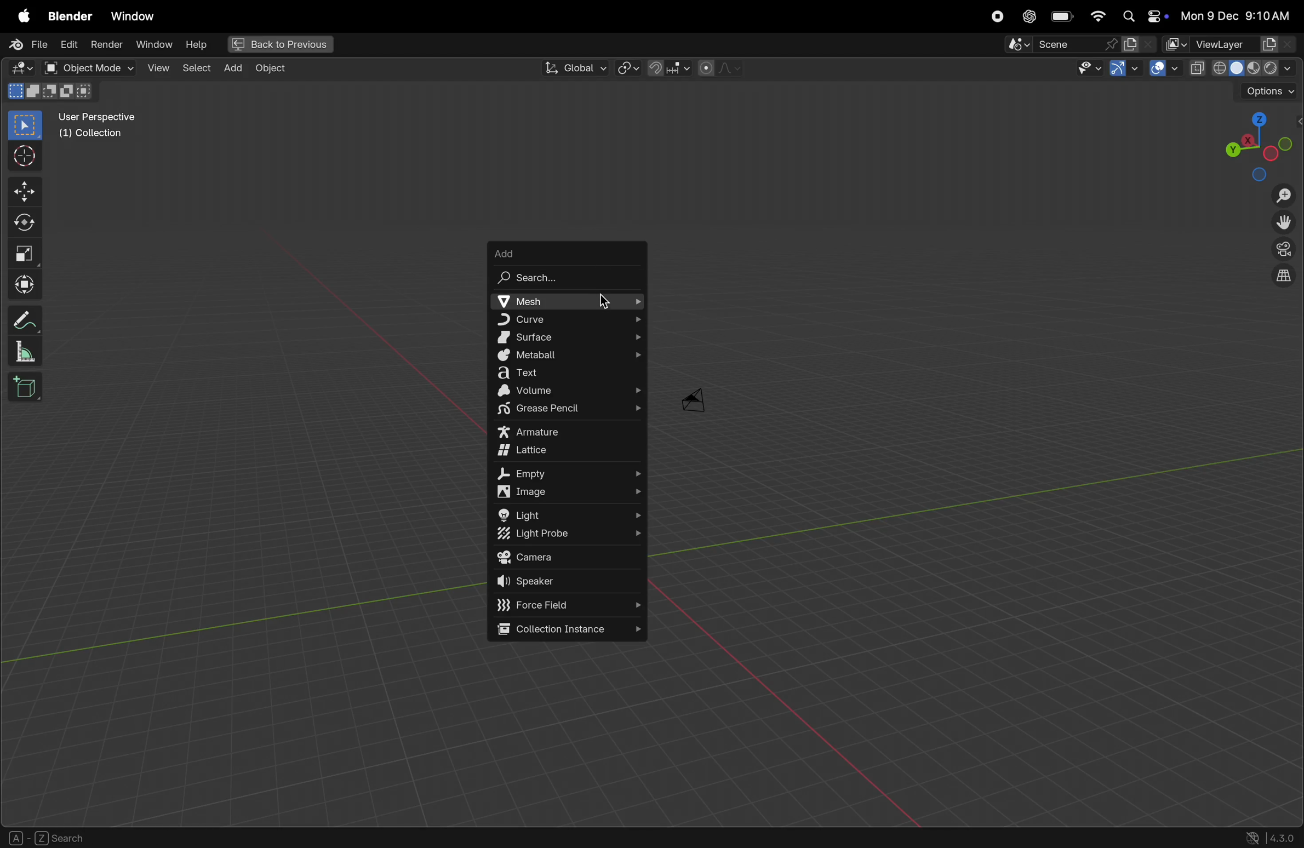  Describe the element at coordinates (21, 16) in the screenshot. I see `apple menu` at that location.